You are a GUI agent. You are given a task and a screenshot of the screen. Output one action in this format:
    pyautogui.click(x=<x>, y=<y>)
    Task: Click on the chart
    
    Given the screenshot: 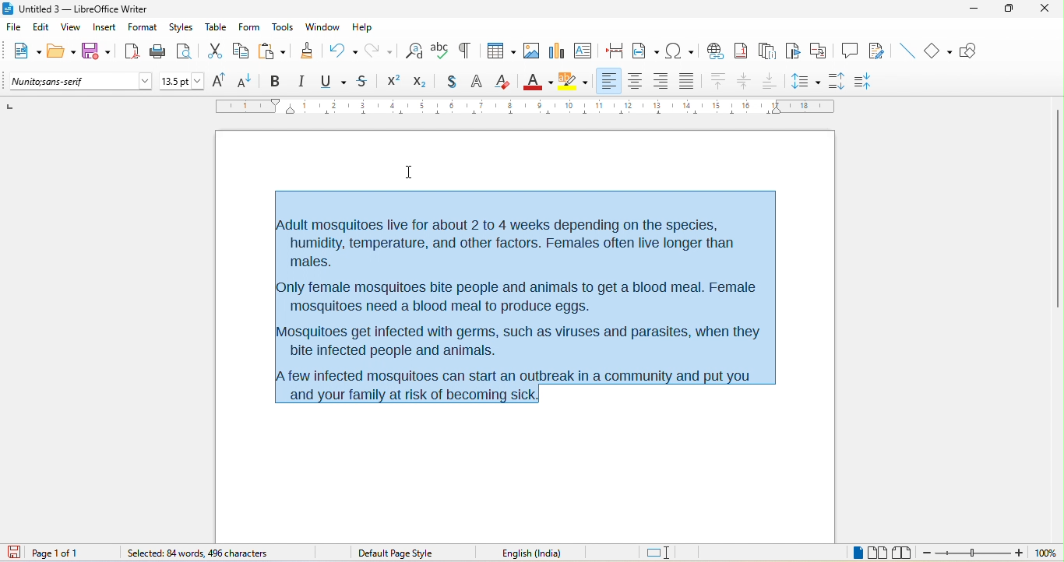 What is the action you would take?
    pyautogui.click(x=555, y=50)
    